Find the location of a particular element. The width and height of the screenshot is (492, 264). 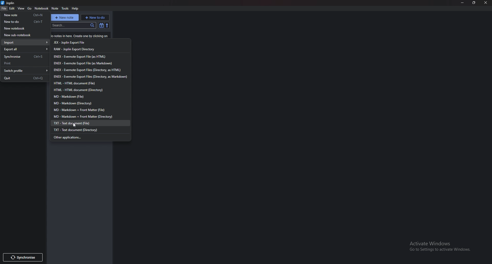

jex is located at coordinates (79, 43).